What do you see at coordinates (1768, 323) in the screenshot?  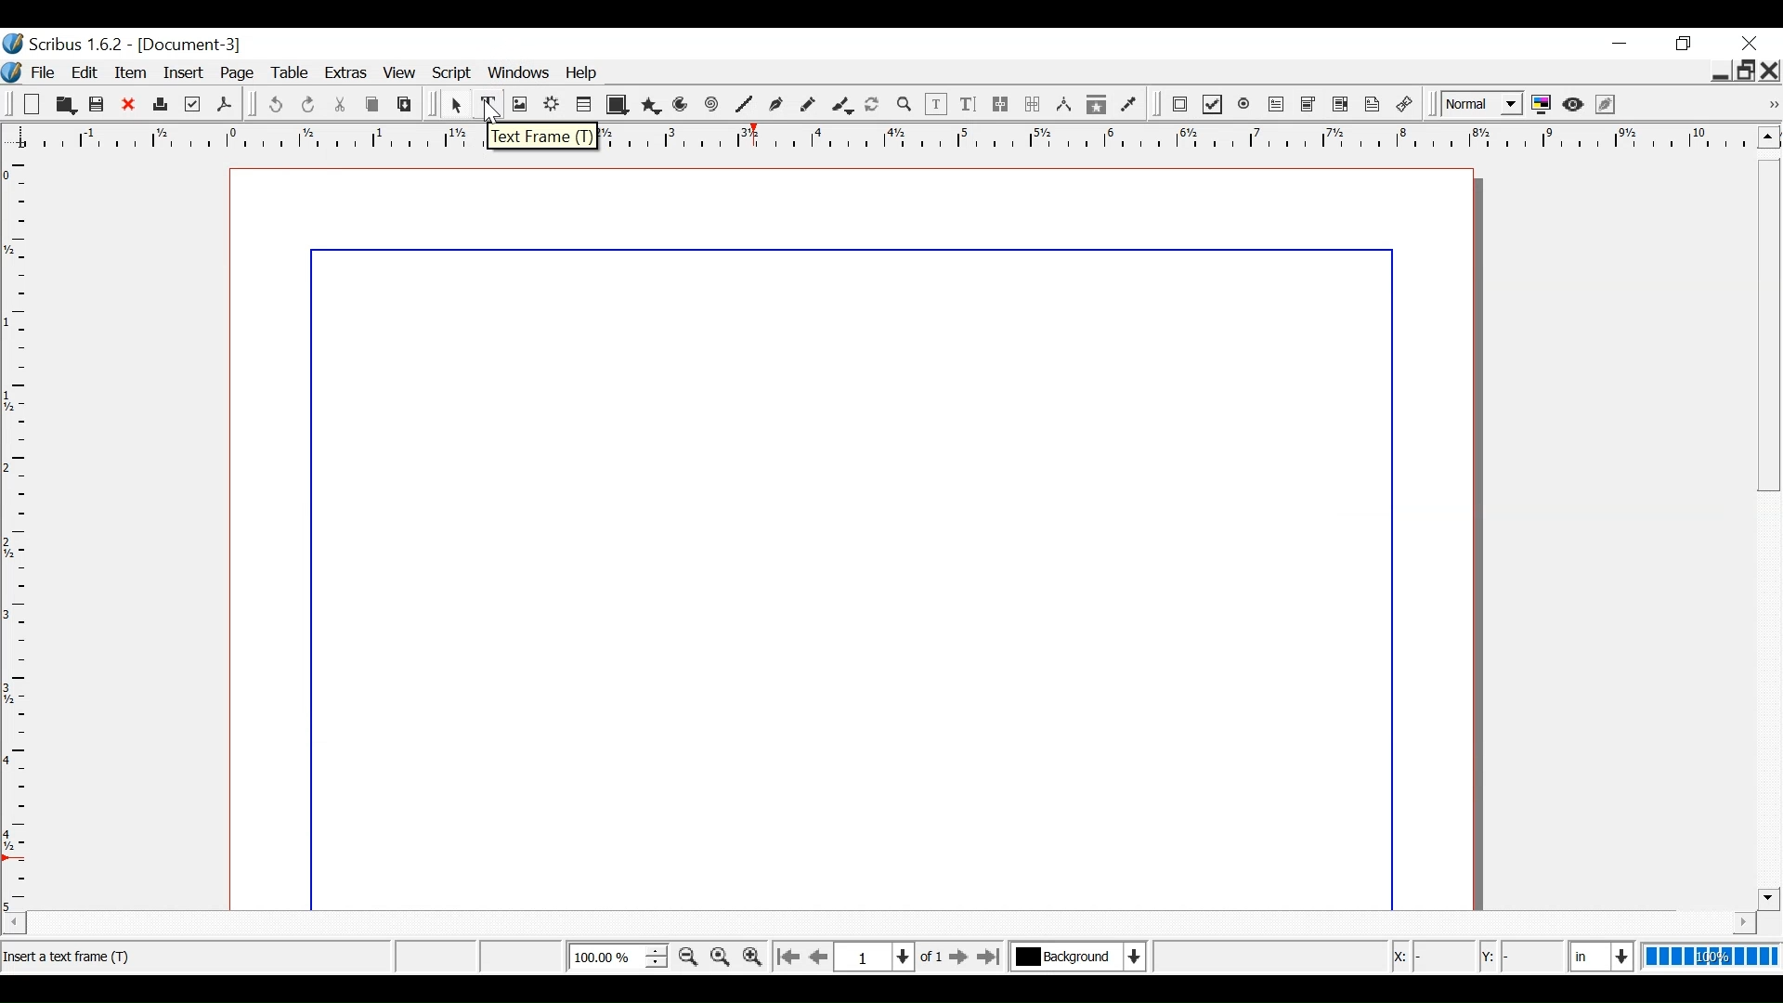 I see `Vertical Scroll bar` at bounding box center [1768, 323].